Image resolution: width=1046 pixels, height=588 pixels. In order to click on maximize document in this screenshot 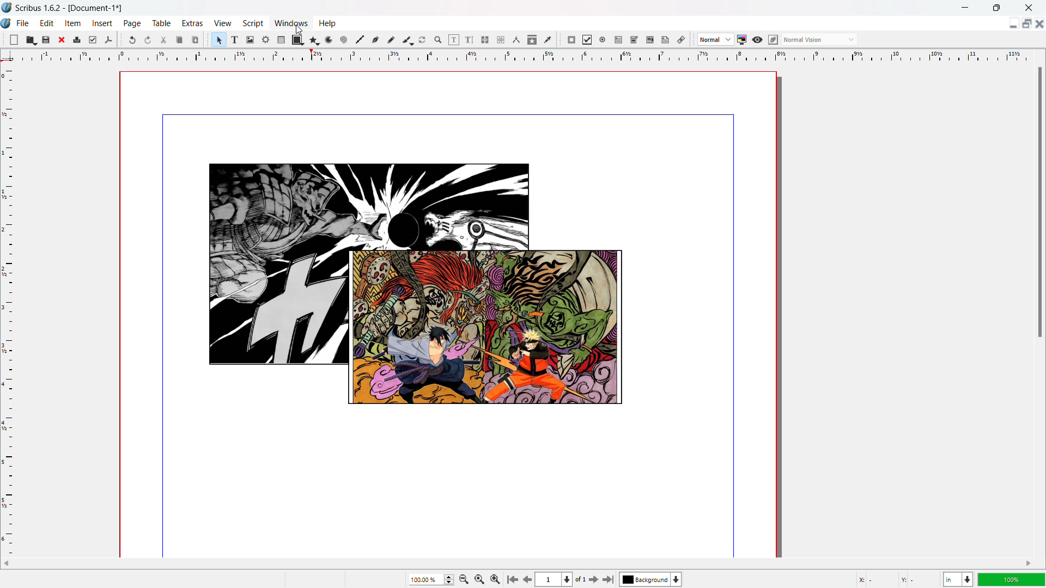, I will do `click(1025, 23)`.